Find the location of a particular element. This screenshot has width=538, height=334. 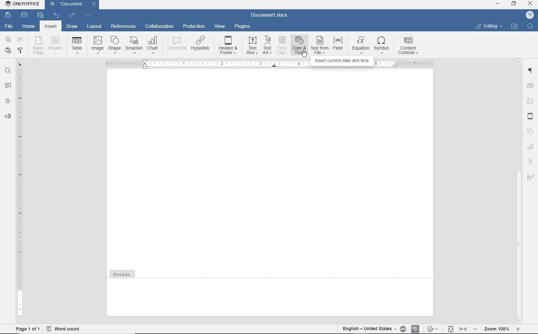

set document language is located at coordinates (403, 329).